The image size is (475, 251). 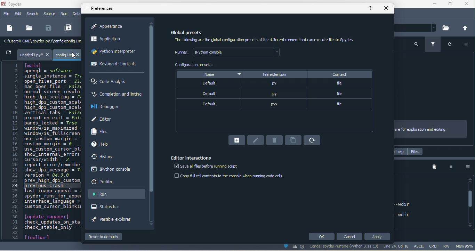 I want to click on run, so click(x=65, y=14).